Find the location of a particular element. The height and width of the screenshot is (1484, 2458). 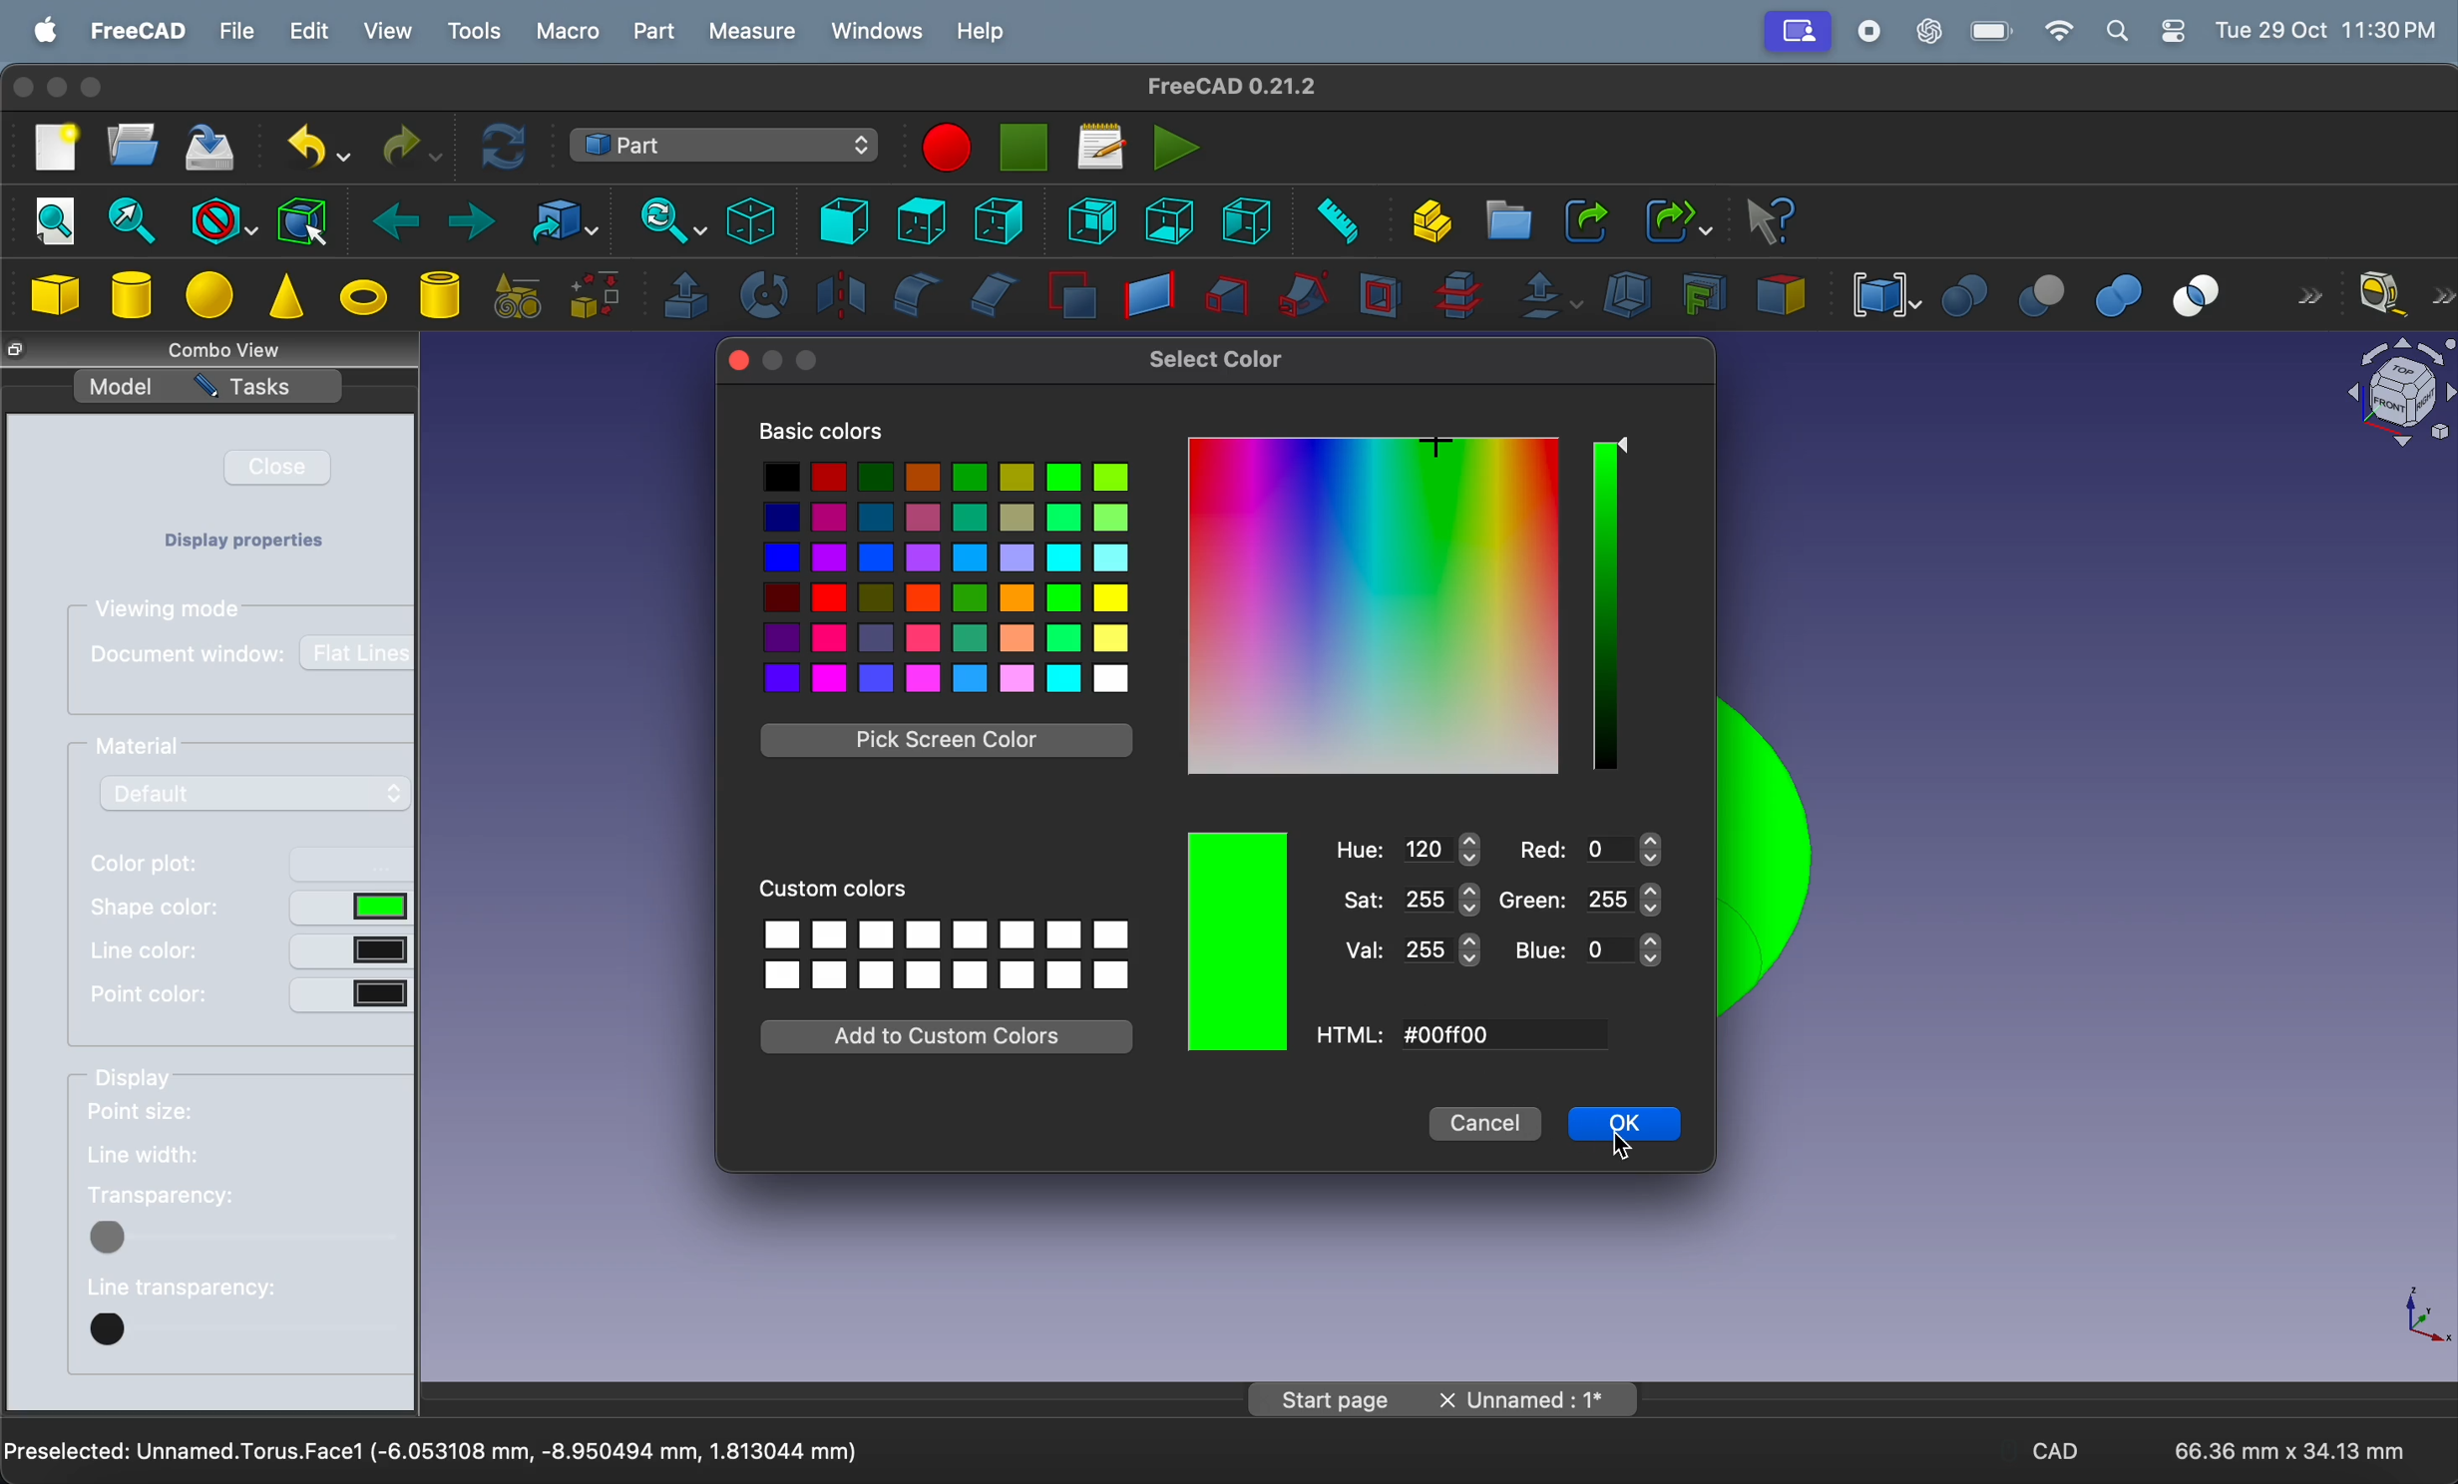

new is located at coordinates (50, 149).